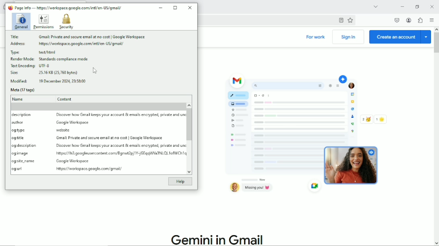 This screenshot has width=439, height=246. Describe the element at coordinates (17, 169) in the screenshot. I see `og:url` at that location.